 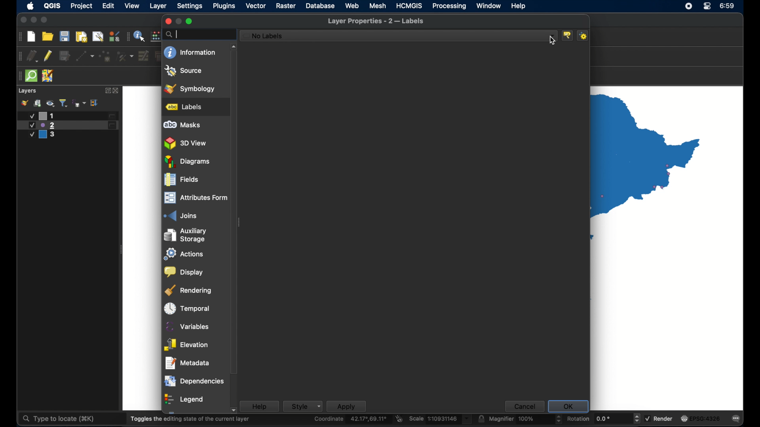 I want to click on configure project labelling tools, so click(x=568, y=35).